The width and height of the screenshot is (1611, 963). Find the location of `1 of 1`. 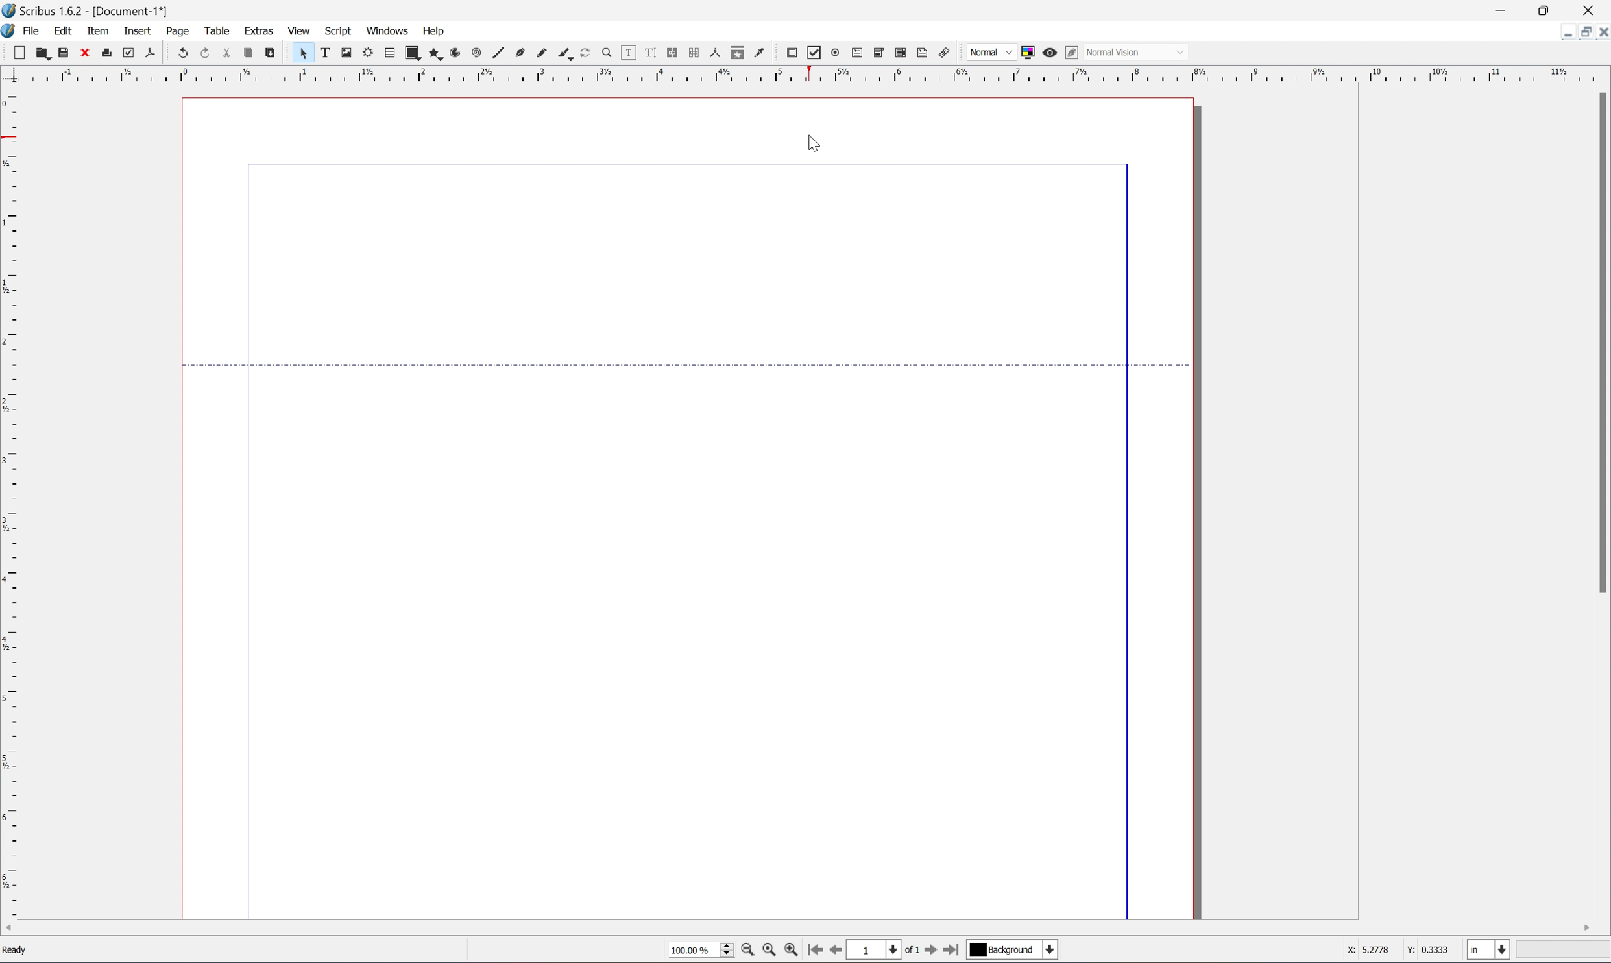

1 of 1 is located at coordinates (883, 950).